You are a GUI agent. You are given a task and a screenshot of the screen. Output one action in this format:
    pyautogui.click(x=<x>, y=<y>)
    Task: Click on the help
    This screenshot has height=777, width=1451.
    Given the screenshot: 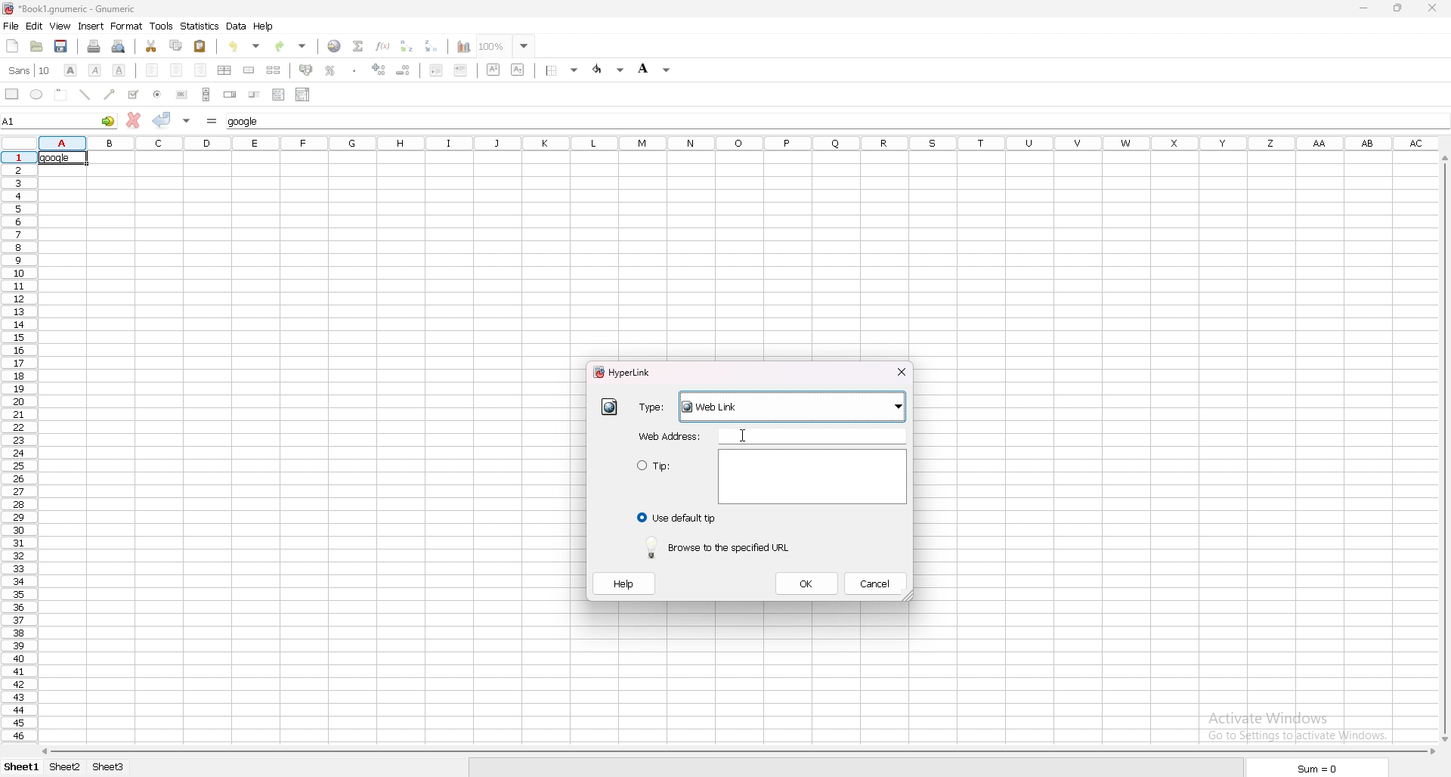 What is the action you would take?
    pyautogui.click(x=265, y=26)
    